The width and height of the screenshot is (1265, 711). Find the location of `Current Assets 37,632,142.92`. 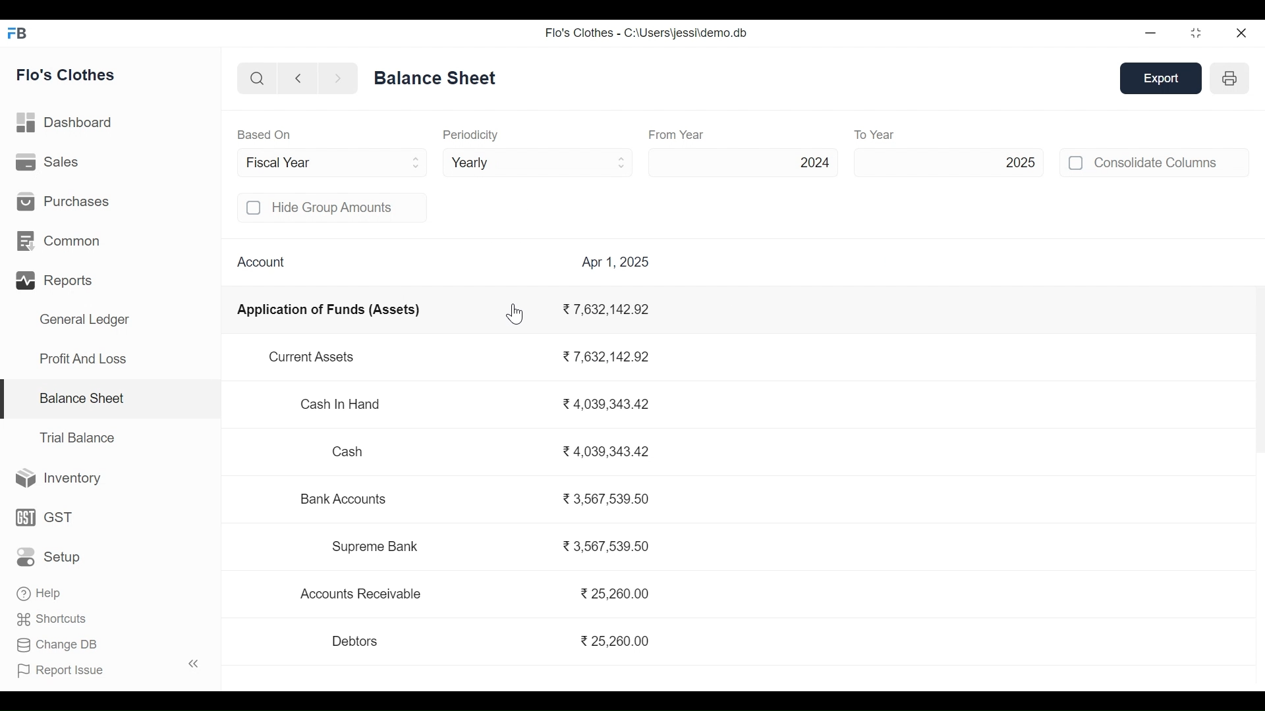

Current Assets 37,632,142.92 is located at coordinates (464, 359).